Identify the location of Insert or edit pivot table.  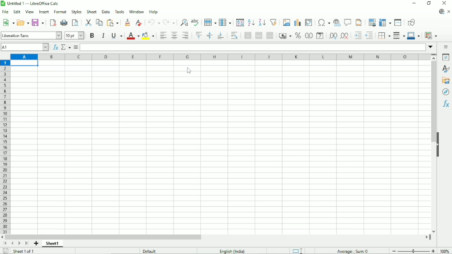
(308, 22).